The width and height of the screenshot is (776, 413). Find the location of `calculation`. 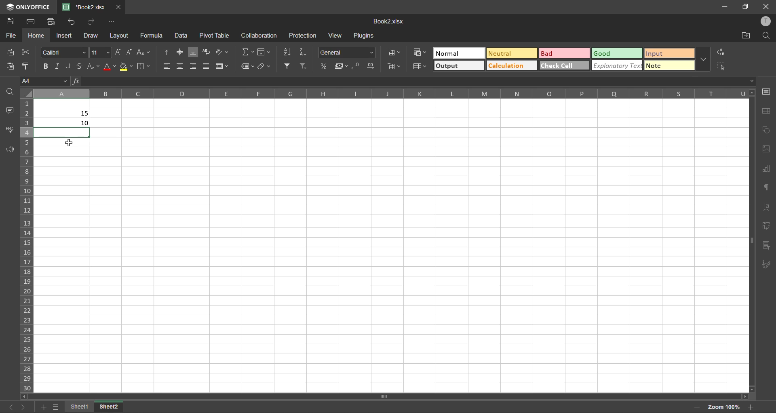

calculation is located at coordinates (511, 65).